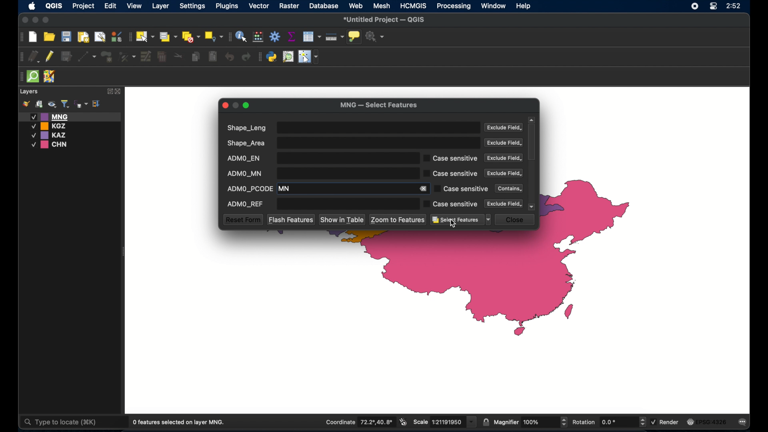 The image size is (768, 432). I want to click on ADMO_PCODE, so click(250, 188).